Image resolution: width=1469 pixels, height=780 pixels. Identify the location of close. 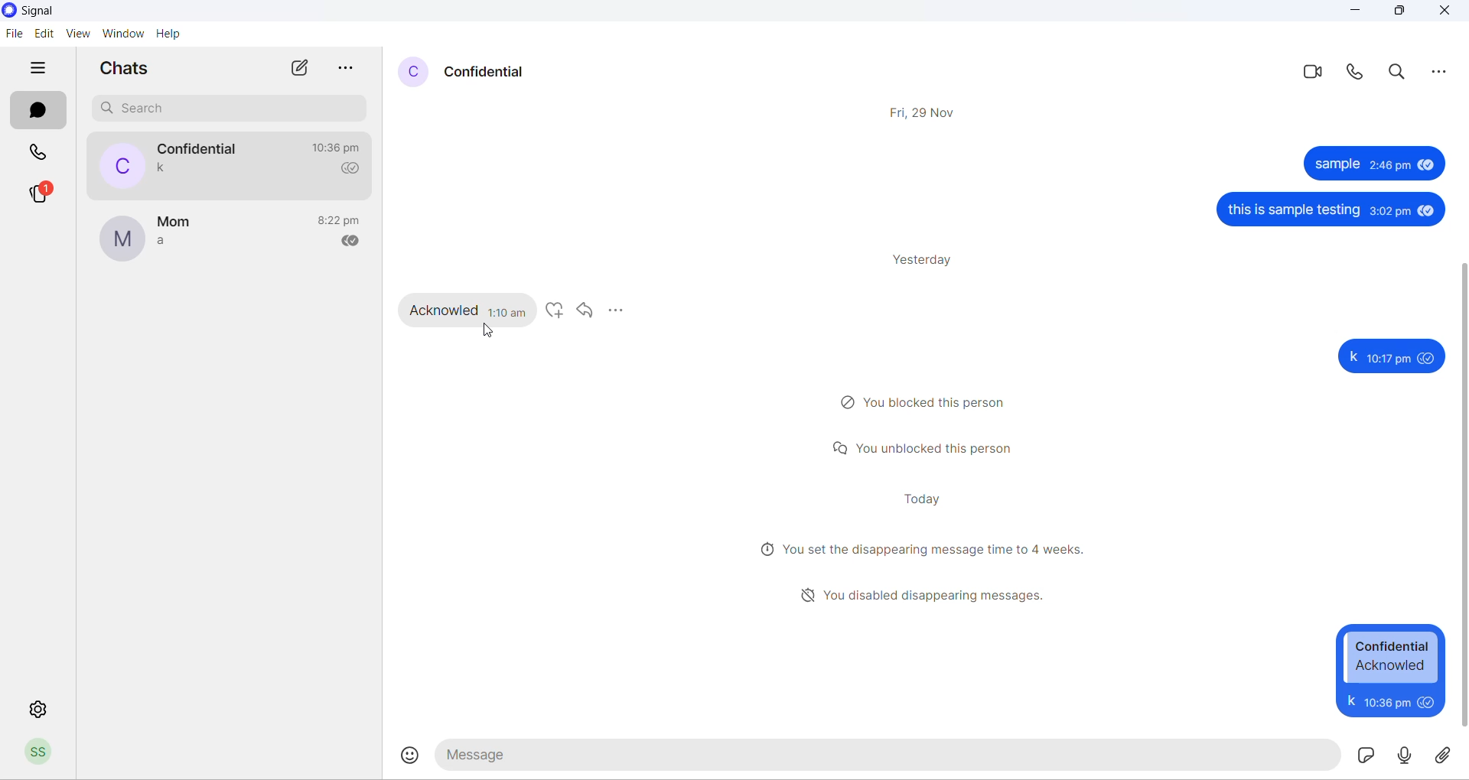
(1449, 15).